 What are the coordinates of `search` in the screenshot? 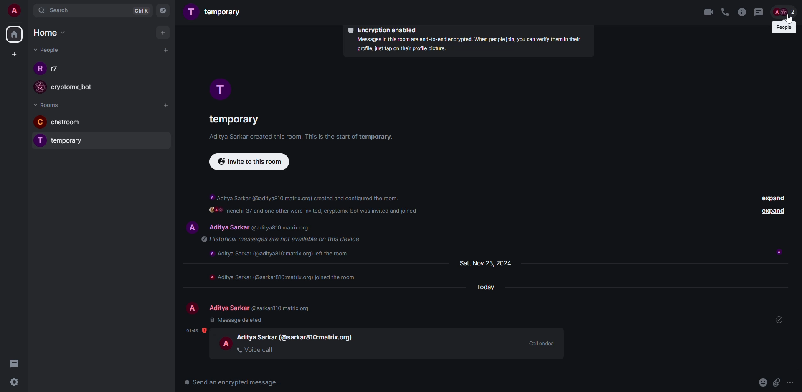 It's located at (57, 12).